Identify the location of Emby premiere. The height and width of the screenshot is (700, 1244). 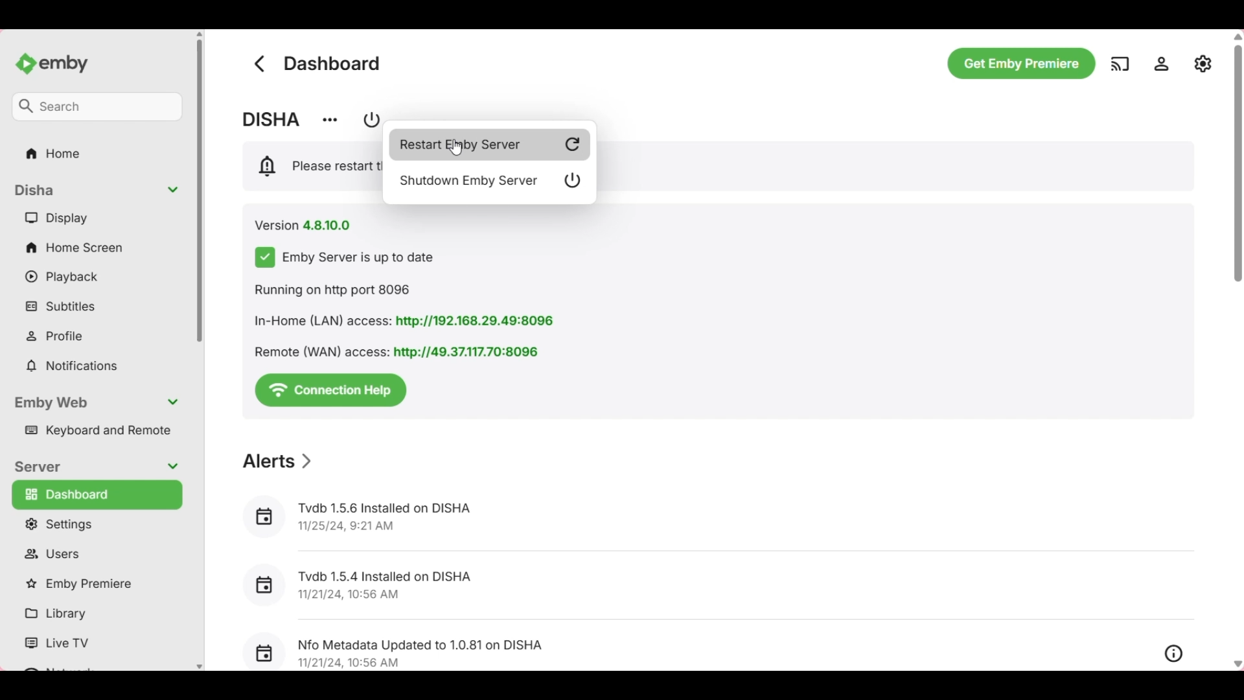
(95, 585).